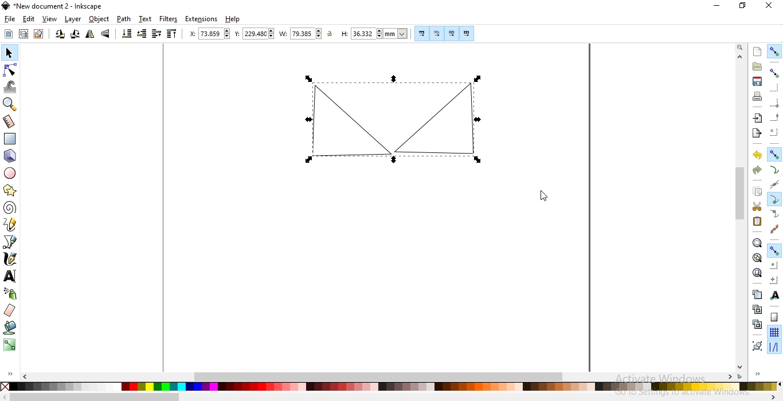  I want to click on colors, so click(390, 387).